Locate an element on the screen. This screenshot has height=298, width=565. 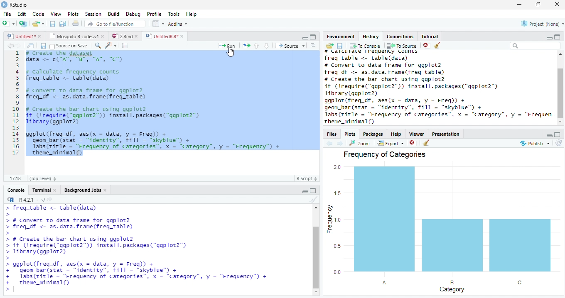
Terminal is located at coordinates (44, 190).